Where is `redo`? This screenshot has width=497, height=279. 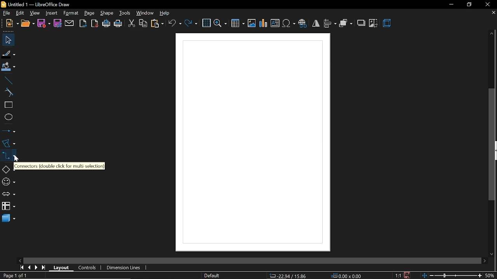
redo is located at coordinates (191, 24).